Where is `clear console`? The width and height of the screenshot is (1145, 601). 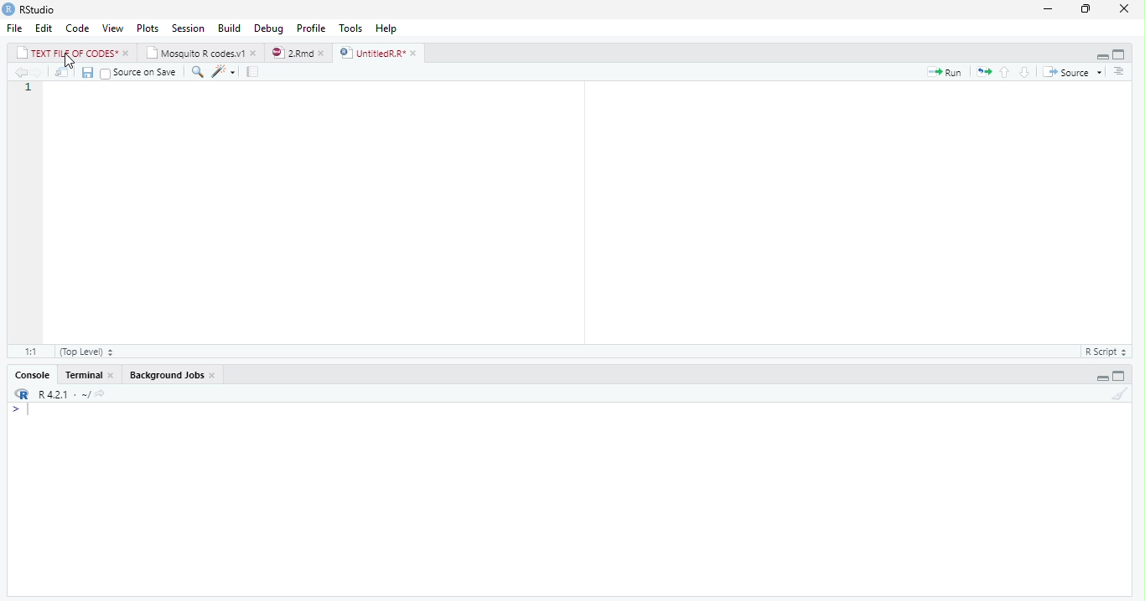 clear console is located at coordinates (1120, 394).